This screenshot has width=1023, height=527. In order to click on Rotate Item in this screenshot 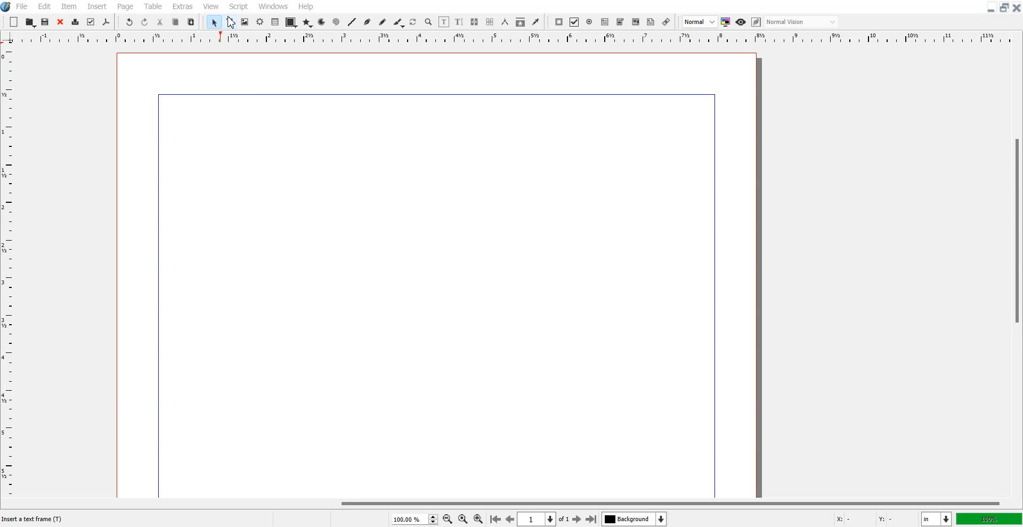, I will do `click(414, 22)`.